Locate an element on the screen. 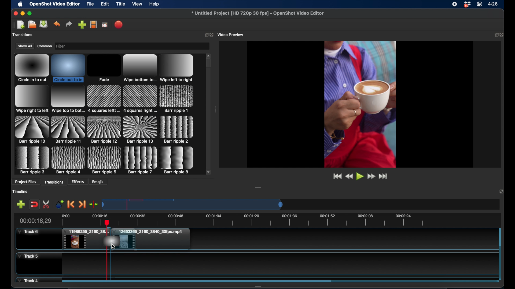 The image size is (515, 289). disable snapping is located at coordinates (34, 204).